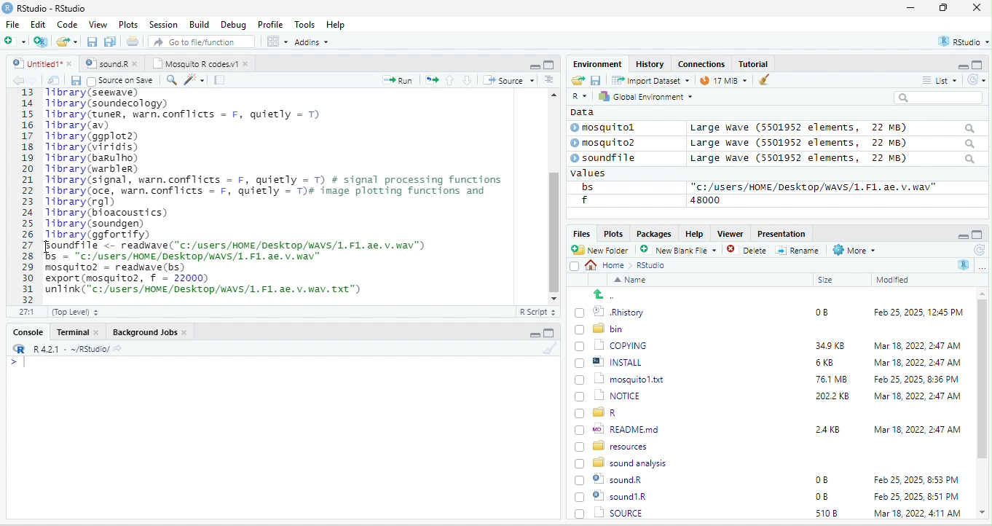  Describe the element at coordinates (605, 413) in the screenshot. I see `[) = R` at that location.